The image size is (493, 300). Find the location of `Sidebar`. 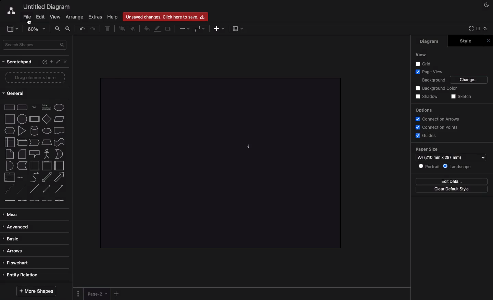

Sidebar is located at coordinates (478, 29).